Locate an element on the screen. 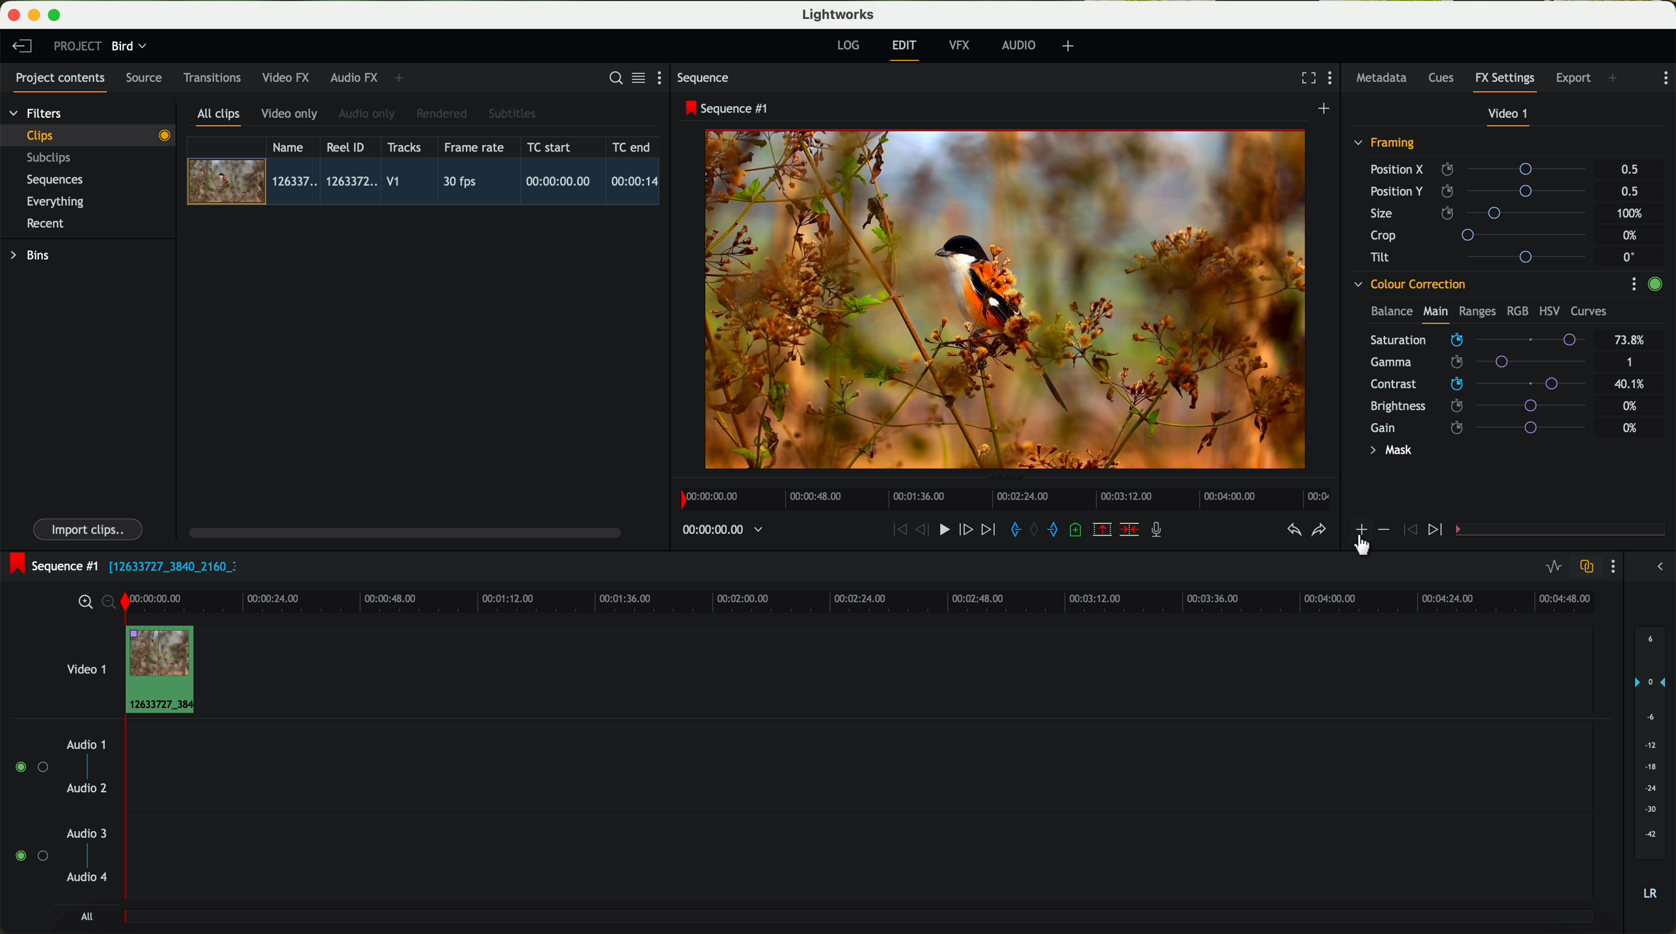 The image size is (1676, 934). icon is located at coordinates (1408, 530).